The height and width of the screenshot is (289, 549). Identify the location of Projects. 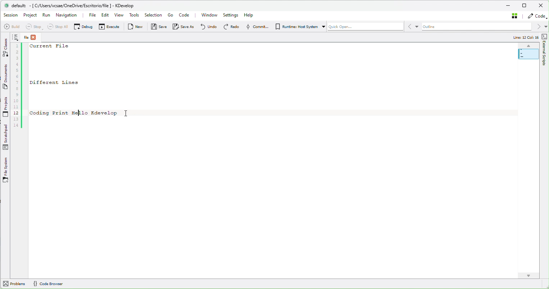
(5, 106).